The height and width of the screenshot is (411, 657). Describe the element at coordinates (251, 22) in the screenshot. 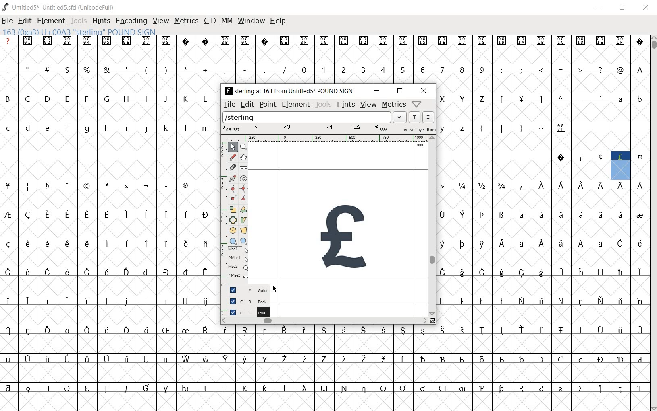

I see `WINDOW` at that location.